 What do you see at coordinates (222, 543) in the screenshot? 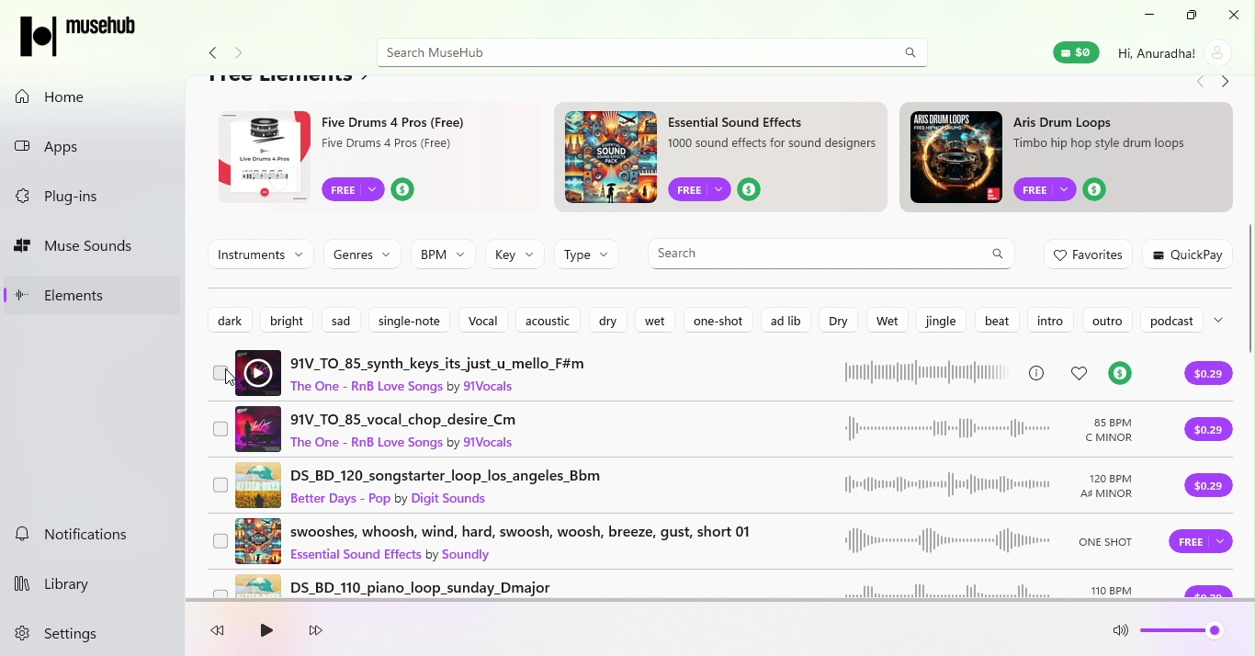
I see `Select music` at bounding box center [222, 543].